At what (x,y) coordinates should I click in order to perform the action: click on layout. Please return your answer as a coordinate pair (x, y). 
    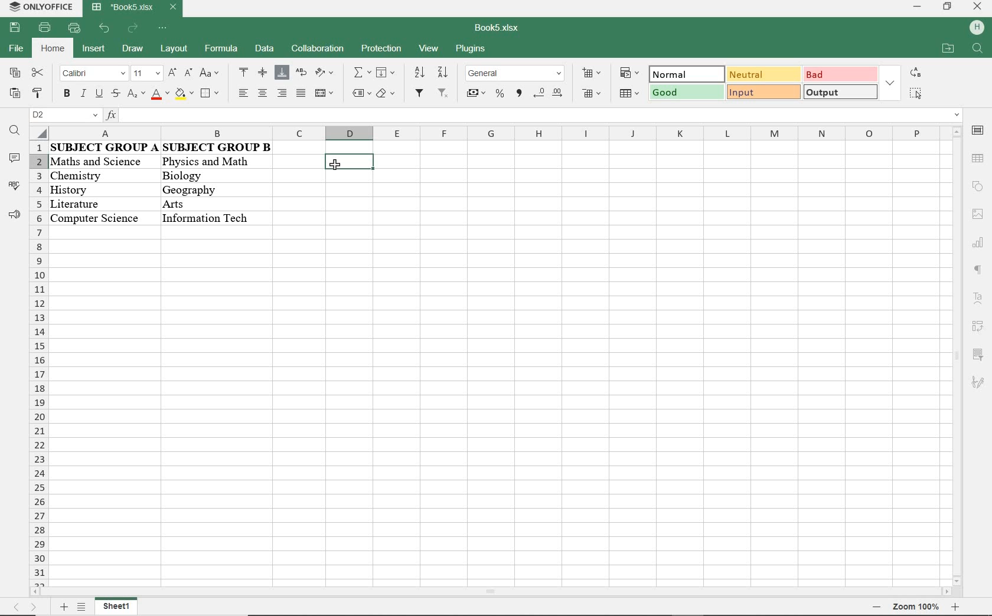
    Looking at the image, I should click on (174, 48).